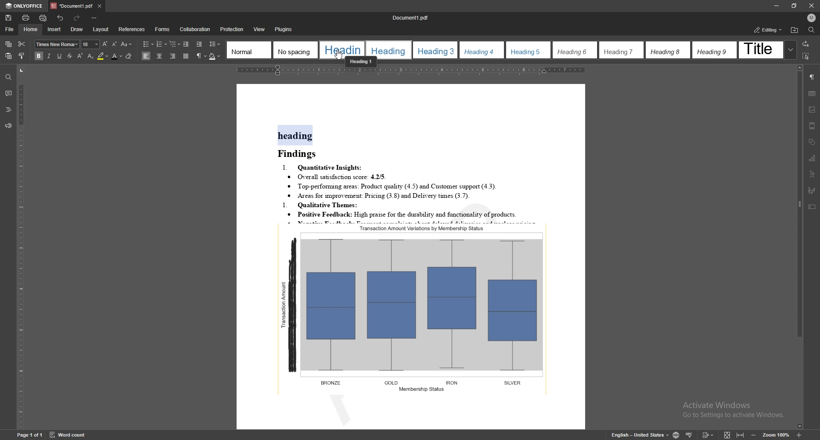  What do you see at coordinates (175, 44) in the screenshot?
I see `multilevel list` at bounding box center [175, 44].